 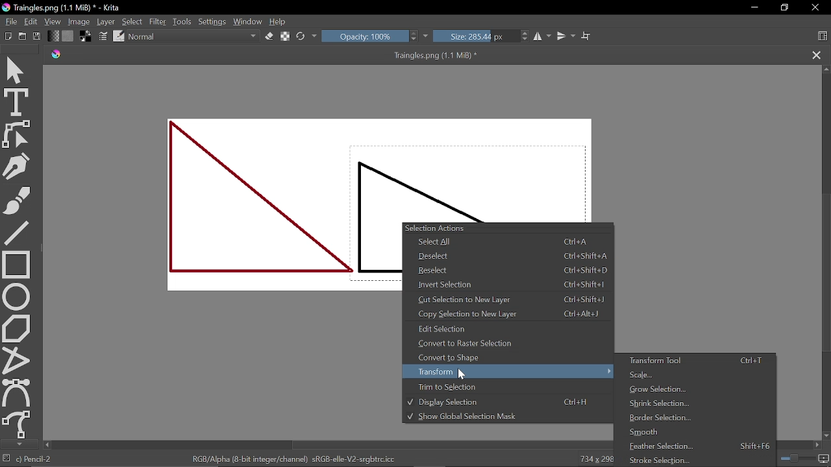 What do you see at coordinates (105, 37) in the screenshot?
I see `Choose brush settings` at bounding box center [105, 37].